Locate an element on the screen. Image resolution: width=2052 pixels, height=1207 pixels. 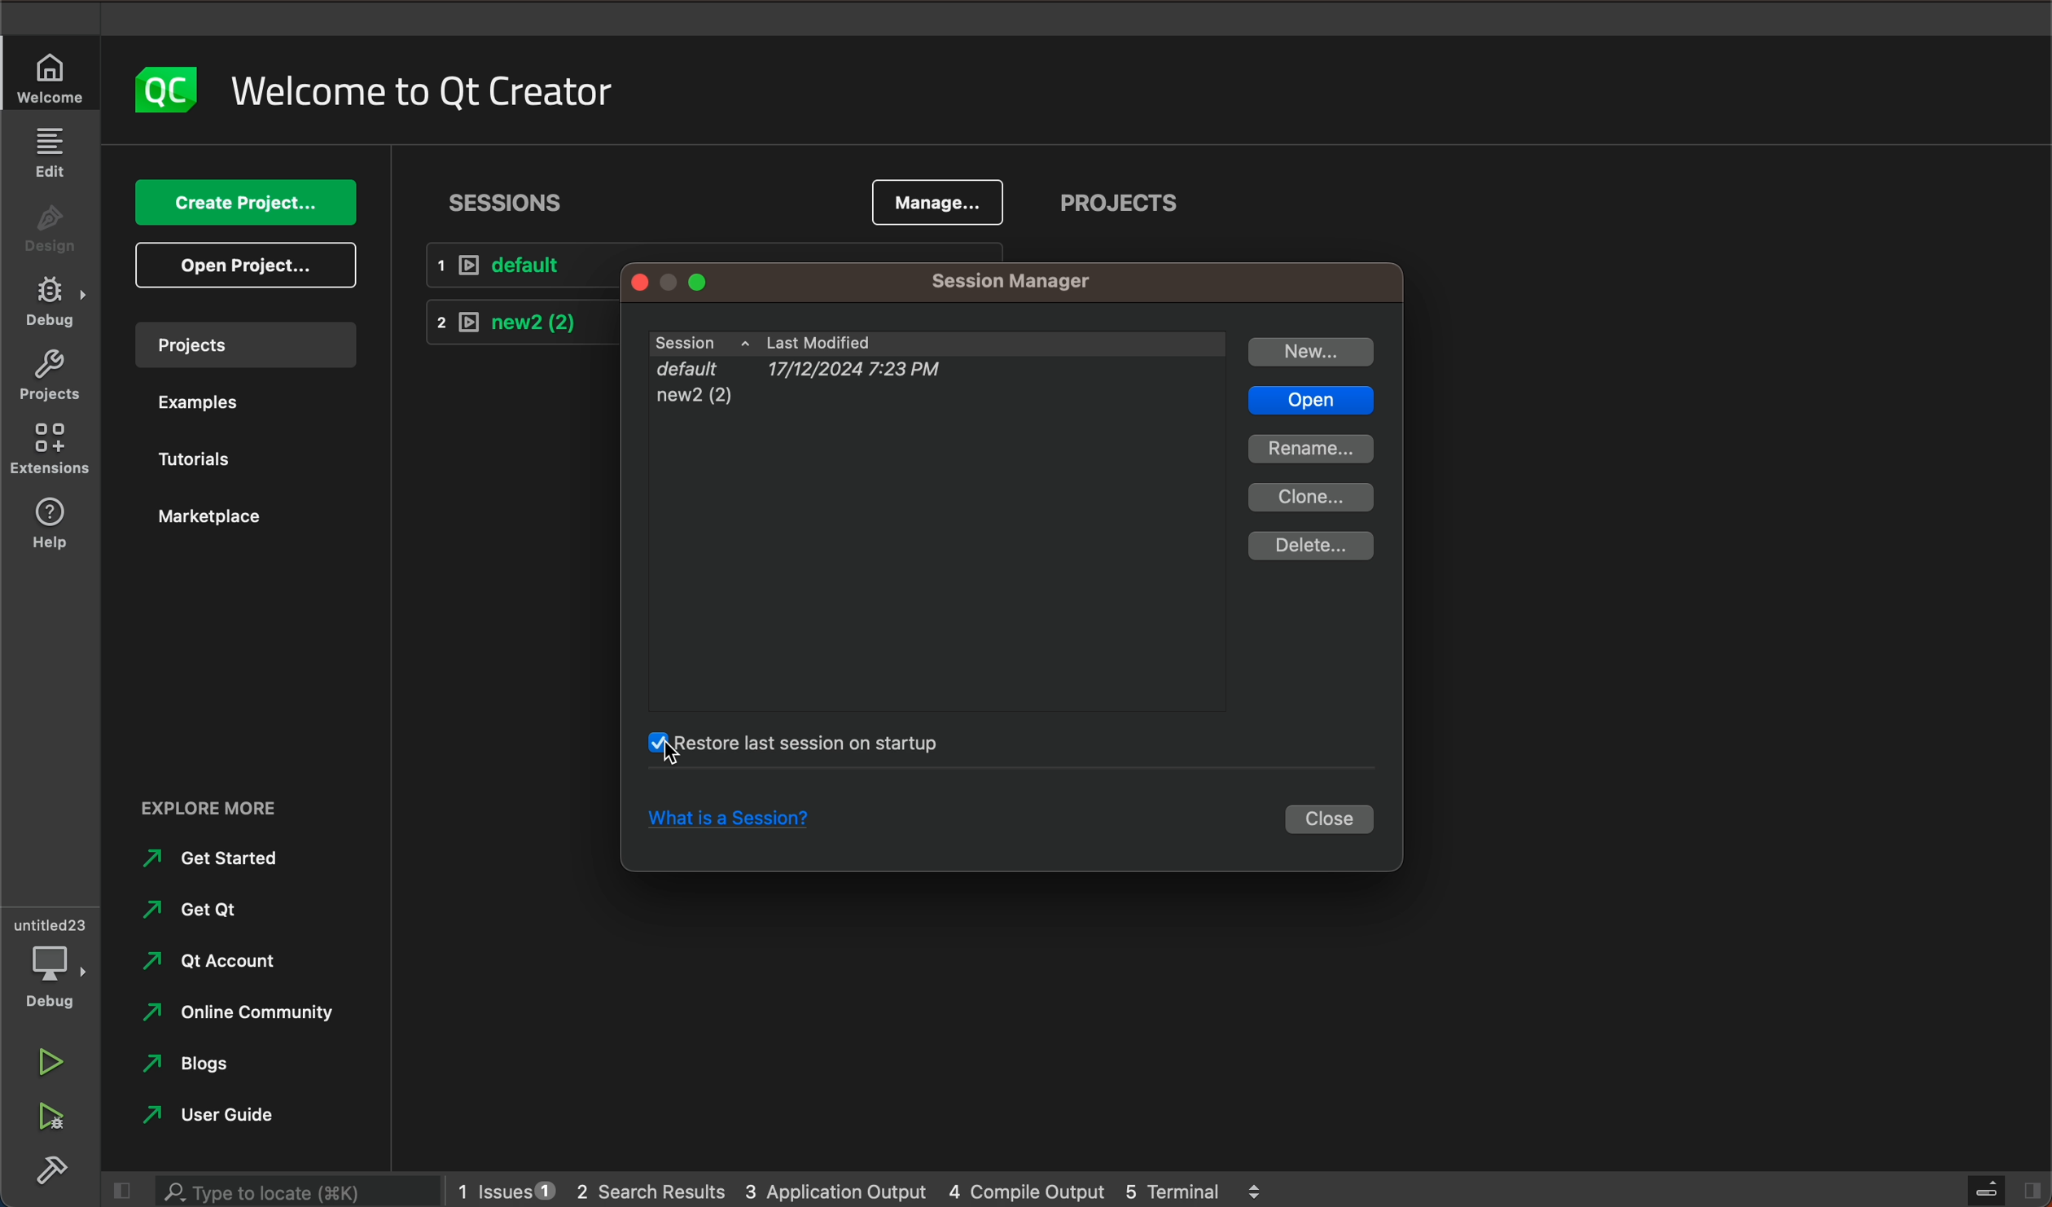
close is located at coordinates (1329, 819).